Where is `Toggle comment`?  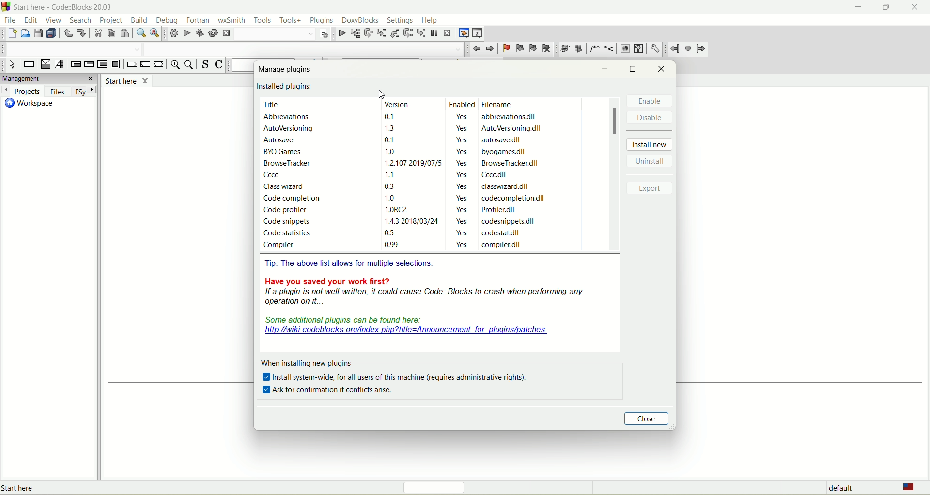
Toggle comment is located at coordinates (221, 65).